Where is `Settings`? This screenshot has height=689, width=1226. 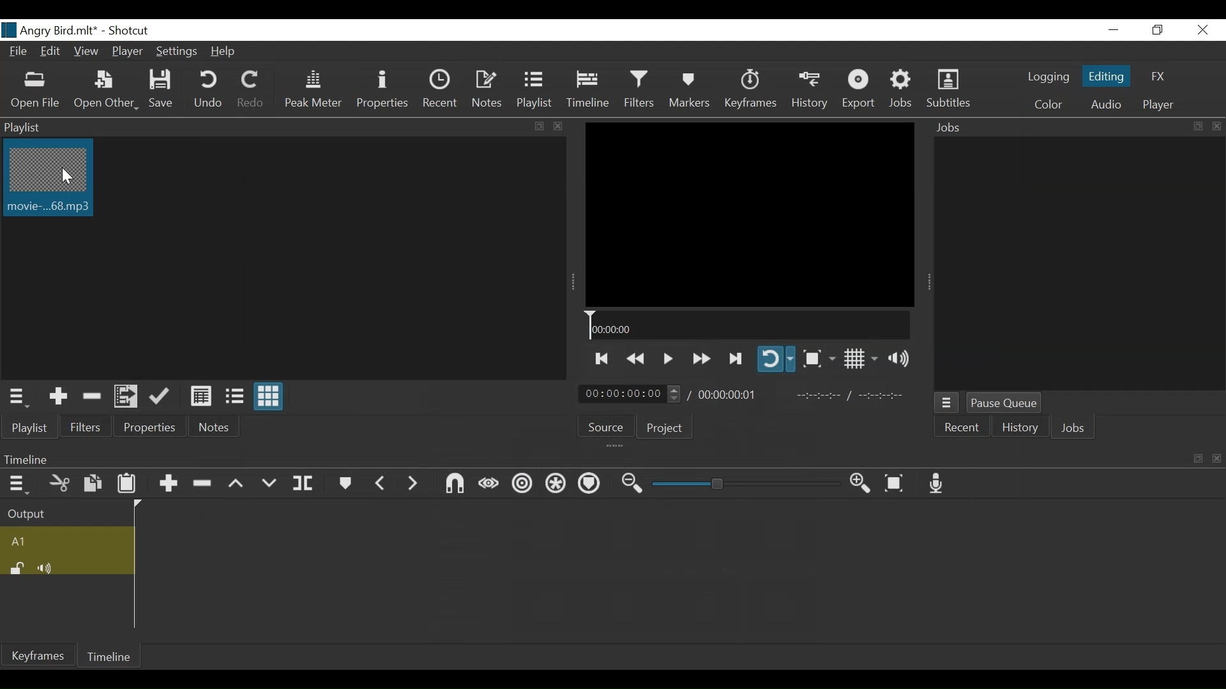 Settings is located at coordinates (175, 52).